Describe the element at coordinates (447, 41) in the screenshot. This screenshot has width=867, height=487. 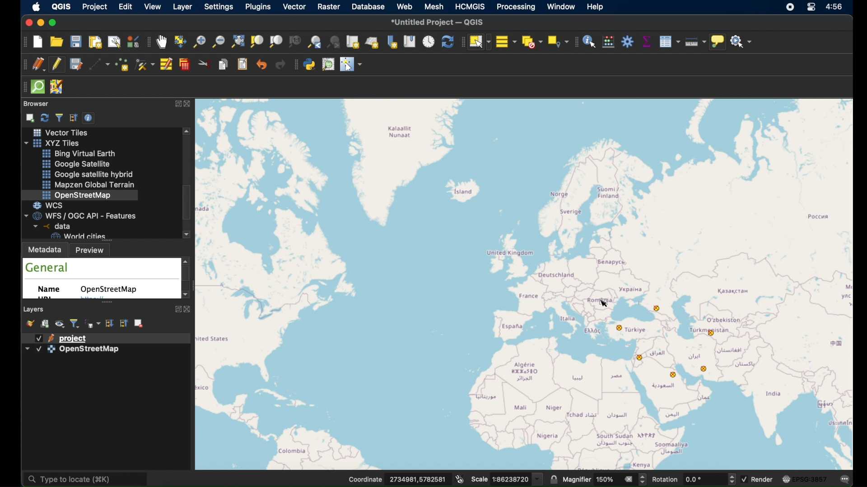
I see `refresh` at that location.